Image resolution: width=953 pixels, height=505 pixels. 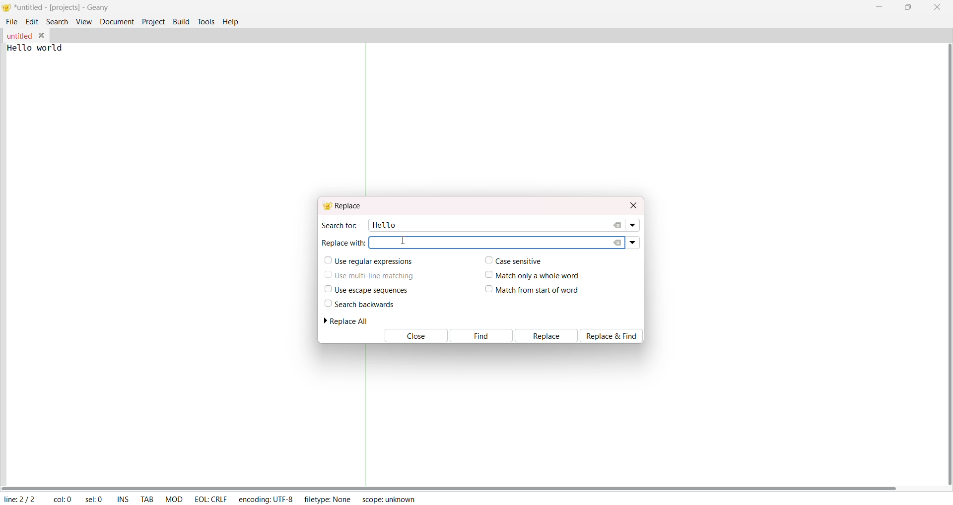 What do you see at coordinates (547, 336) in the screenshot?
I see `replace` at bounding box center [547, 336].